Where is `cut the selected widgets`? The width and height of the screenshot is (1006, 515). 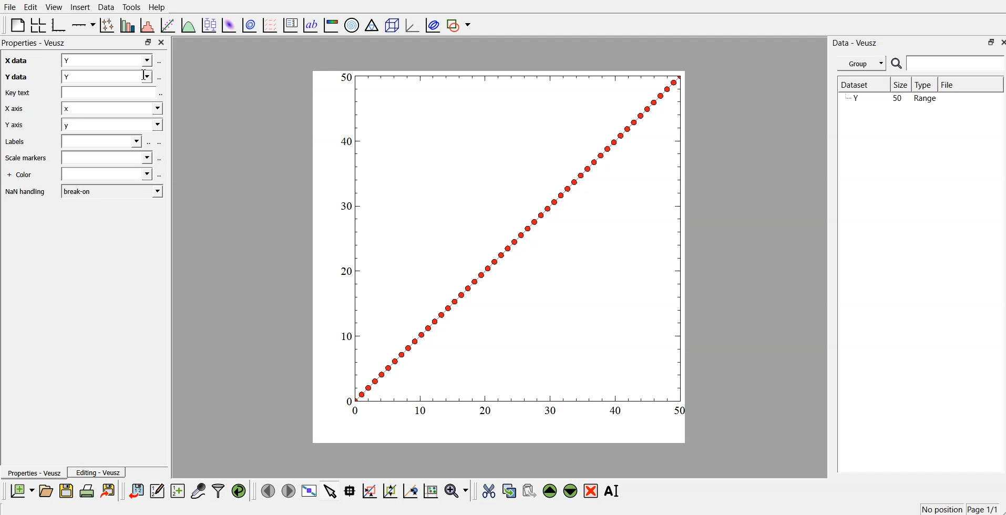
cut the selected widgets is located at coordinates (490, 491).